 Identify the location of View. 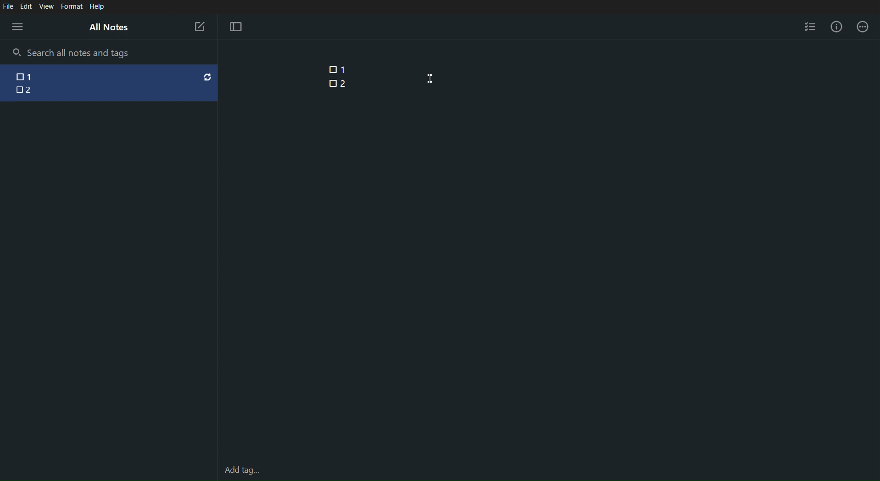
(47, 6).